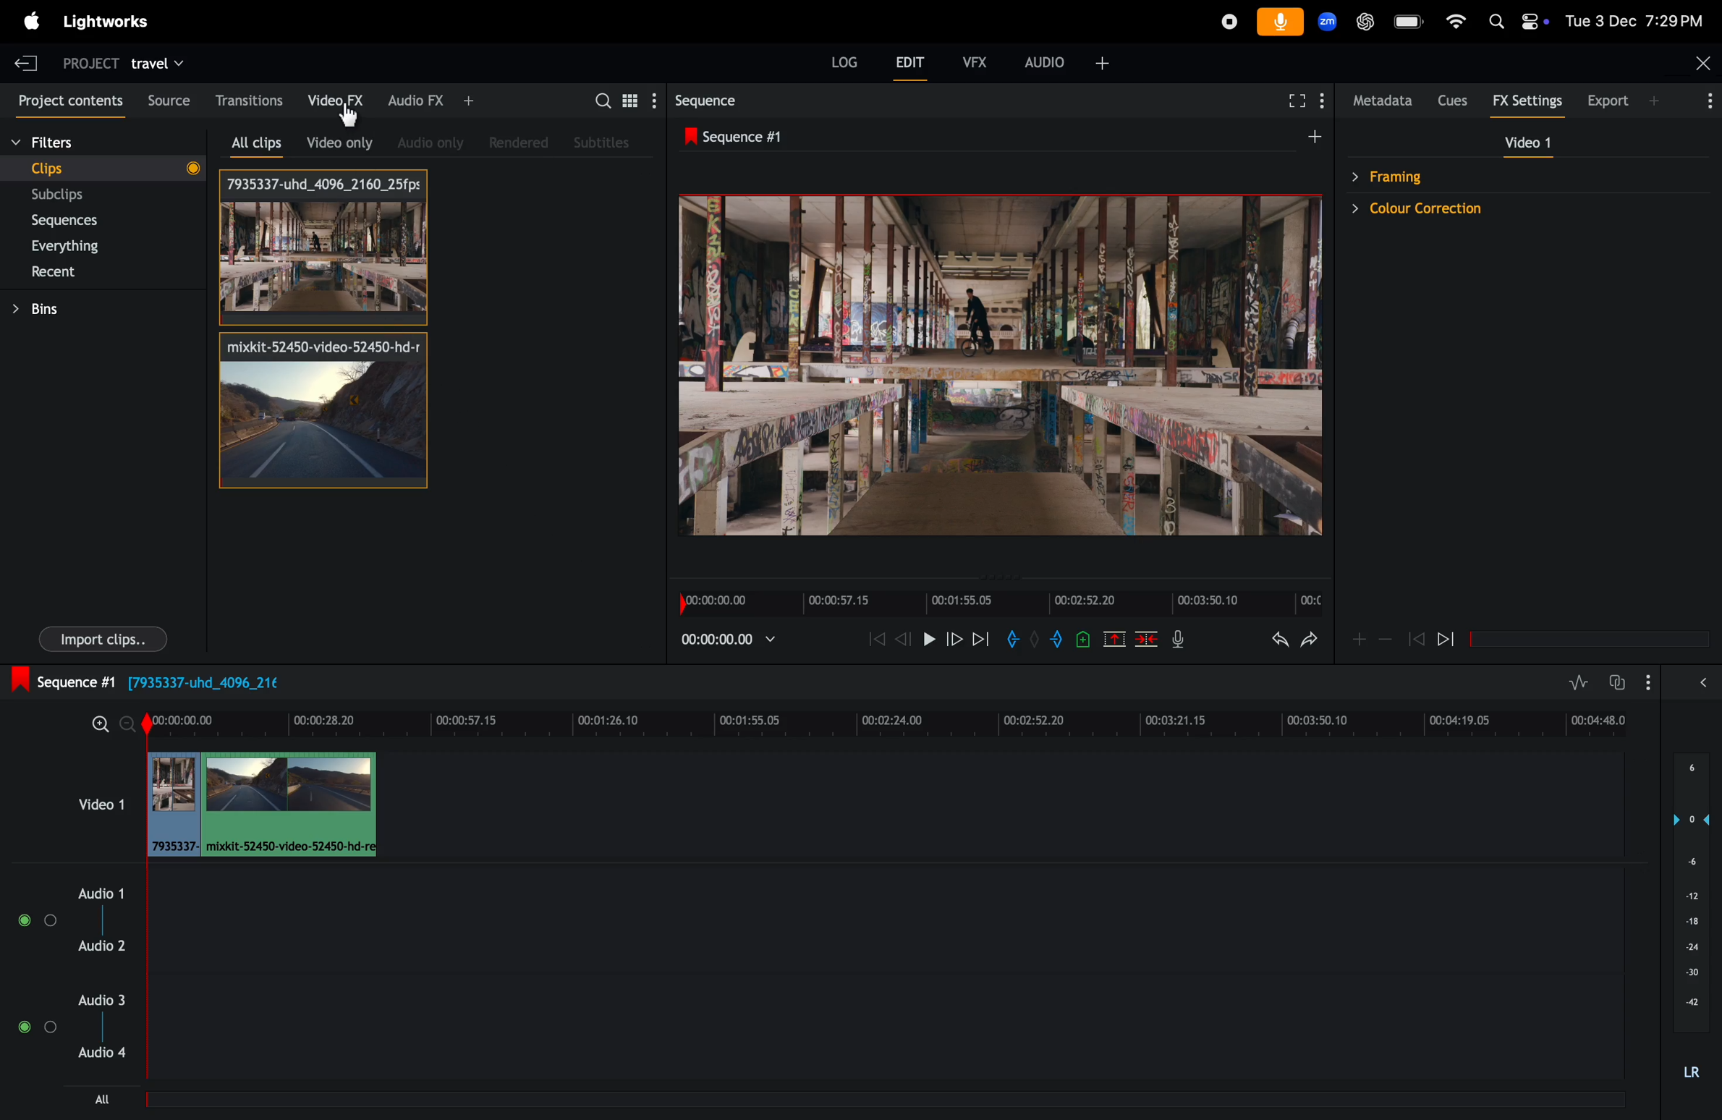  What do you see at coordinates (251, 137) in the screenshot?
I see `all clips` at bounding box center [251, 137].